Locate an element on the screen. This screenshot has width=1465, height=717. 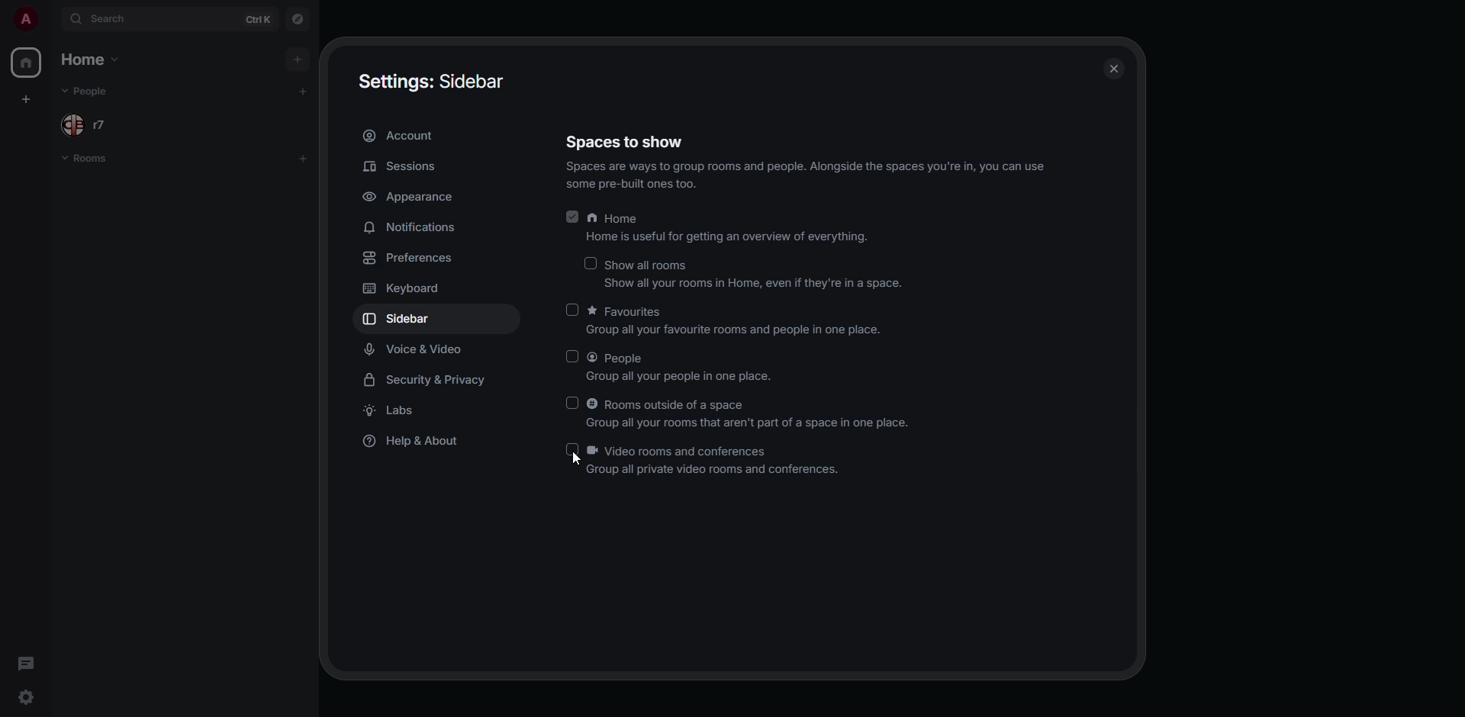
click to enable is located at coordinates (588, 262).